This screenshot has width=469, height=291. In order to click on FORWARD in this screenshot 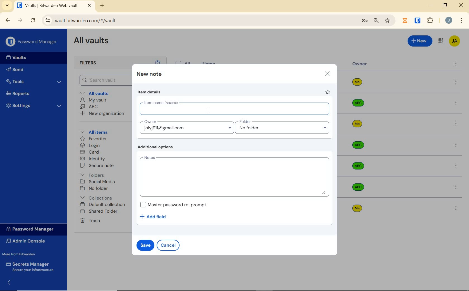, I will do `click(20, 21)`.